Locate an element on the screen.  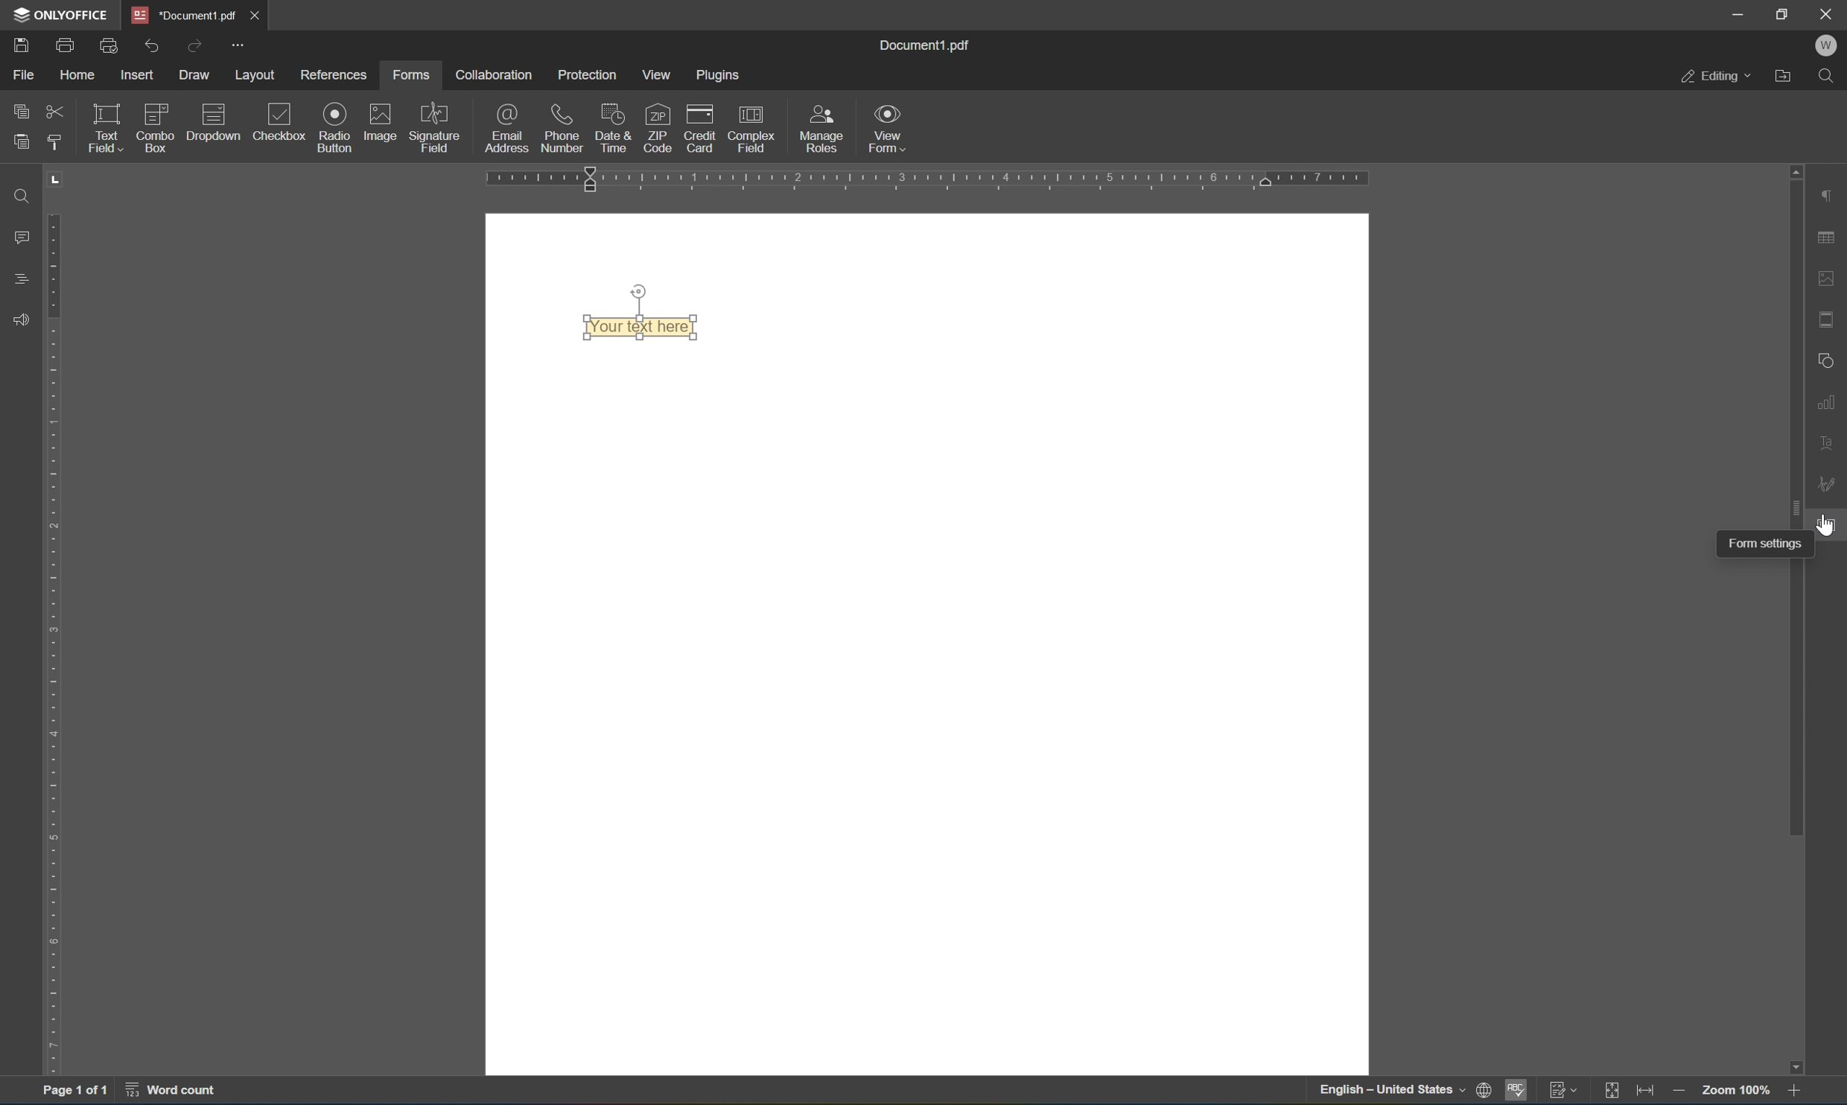
copy is located at coordinates (22, 107).